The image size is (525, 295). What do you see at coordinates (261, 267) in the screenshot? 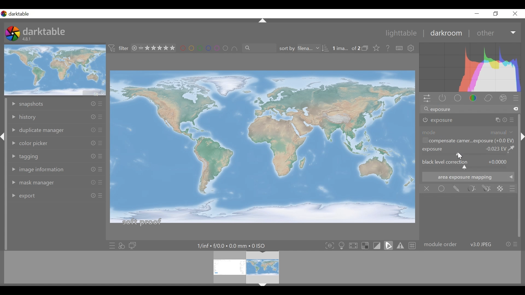
I see `filmstrip` at bounding box center [261, 267].